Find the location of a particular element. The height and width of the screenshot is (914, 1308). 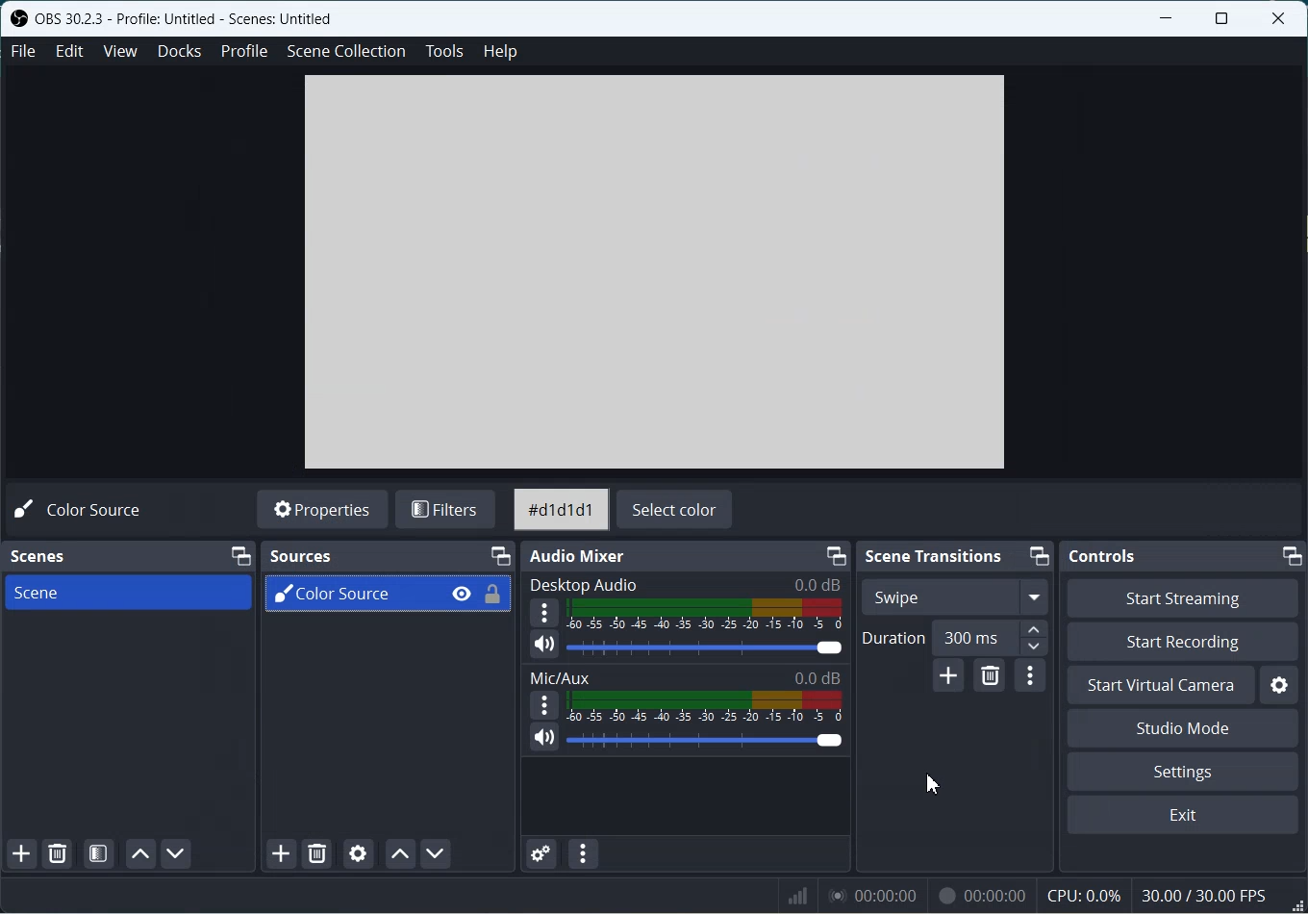

File is located at coordinates (20, 51).